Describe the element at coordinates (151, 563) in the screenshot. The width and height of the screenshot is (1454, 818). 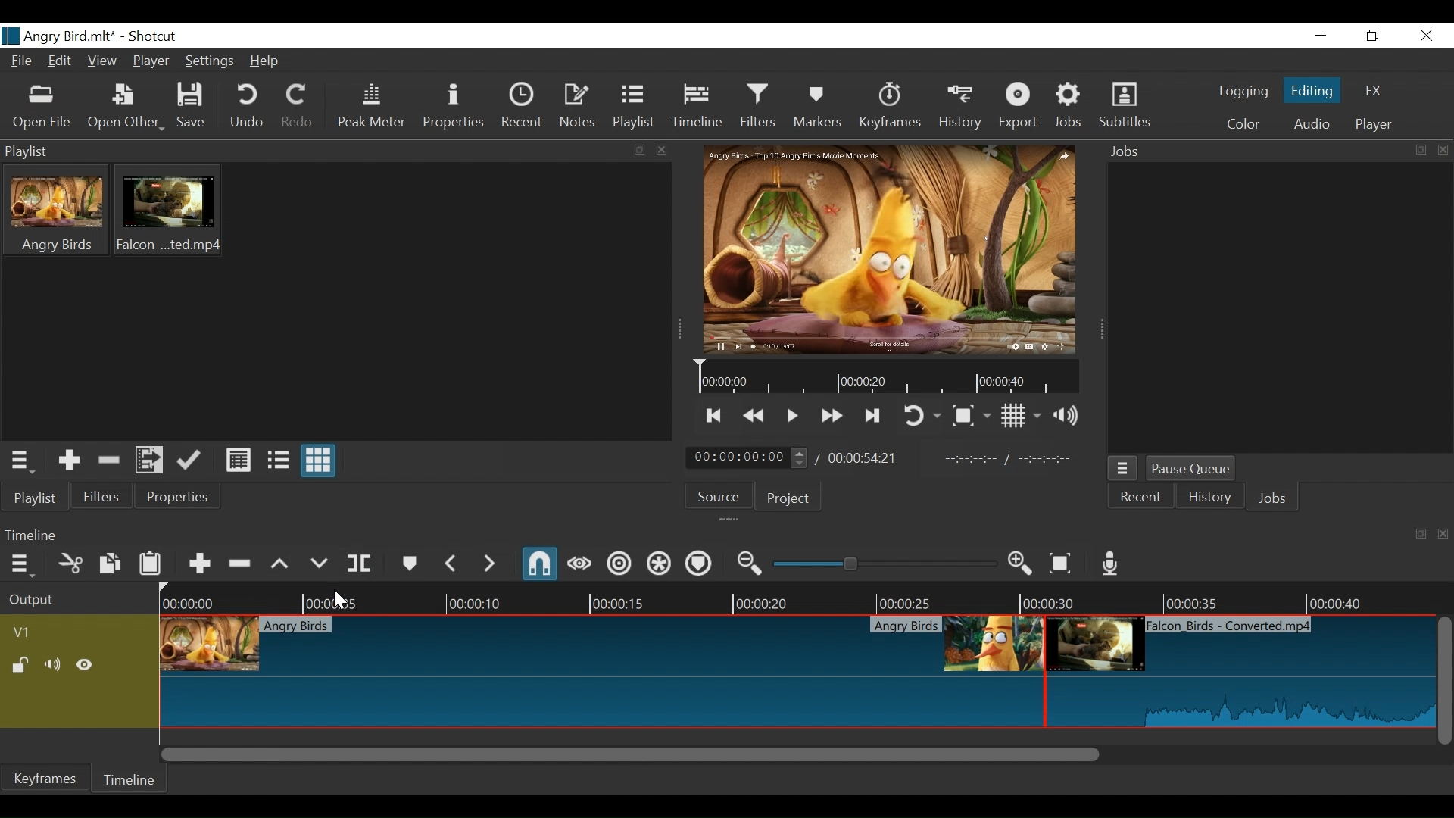
I see `Paste` at that location.